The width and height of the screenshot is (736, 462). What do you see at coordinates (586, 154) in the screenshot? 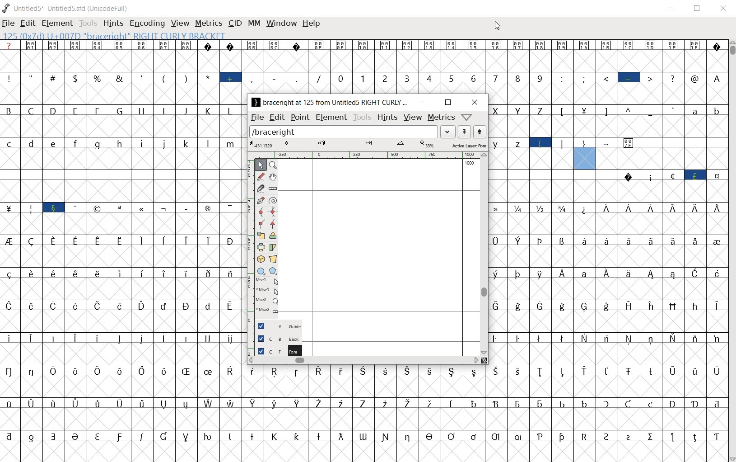
I see `125 (0X7b) U+007D "braceright" RIGHT CURLY BRACKET` at bounding box center [586, 154].